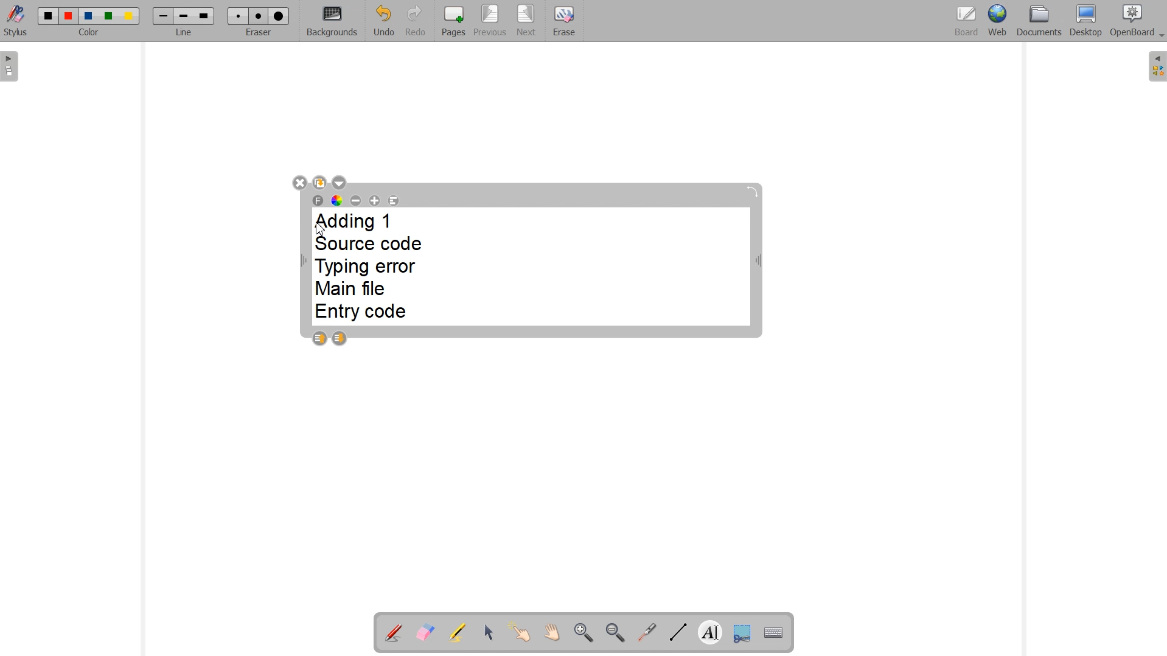  I want to click on Interact with items, so click(521, 633).